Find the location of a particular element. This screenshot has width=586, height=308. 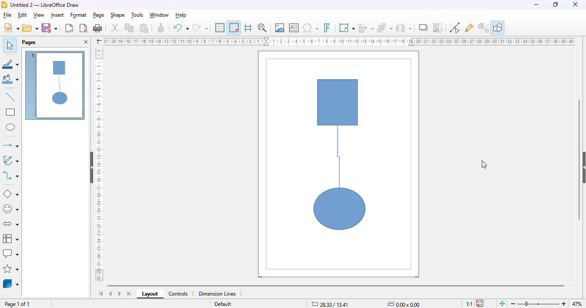

ruler is located at coordinates (339, 41).